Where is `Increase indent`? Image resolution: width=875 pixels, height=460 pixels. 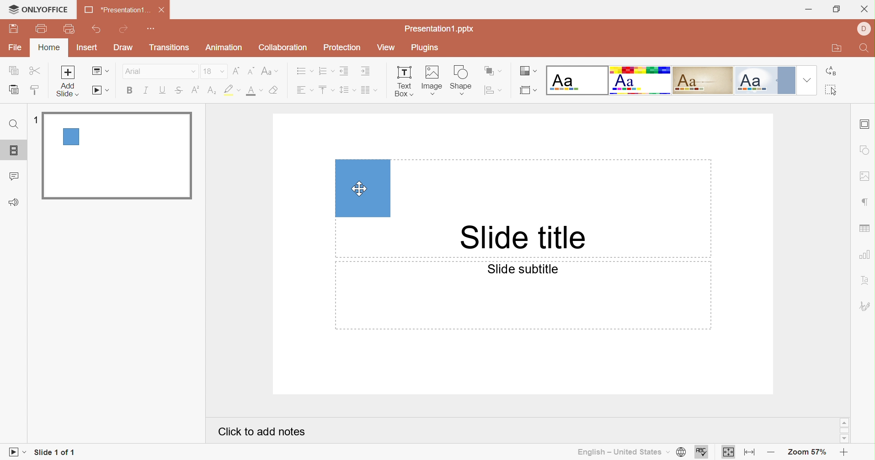 Increase indent is located at coordinates (367, 71).